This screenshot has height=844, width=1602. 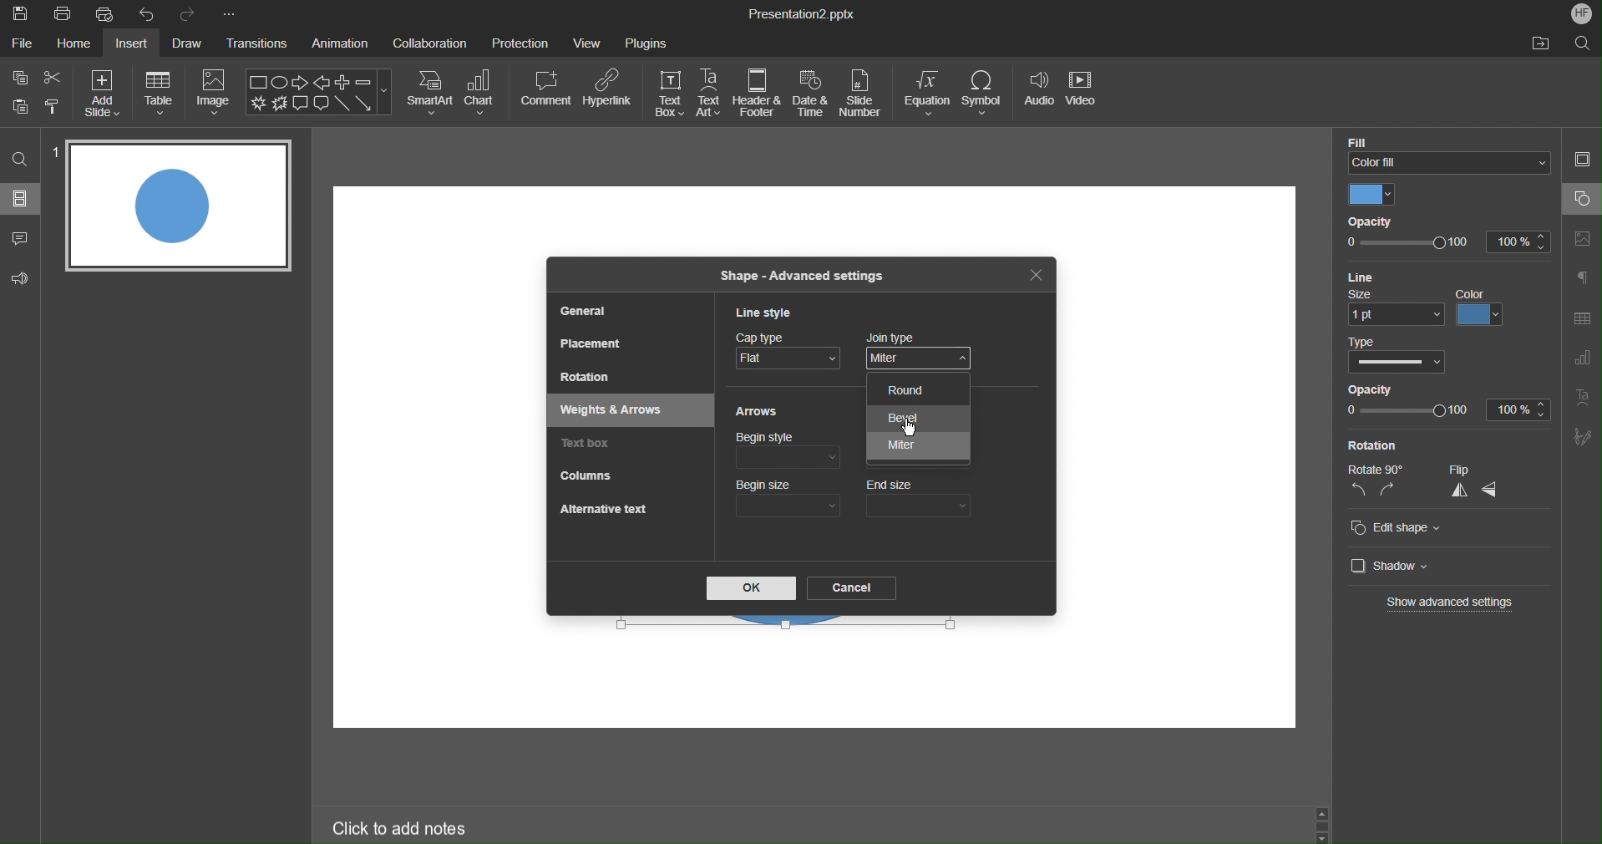 What do you see at coordinates (546, 88) in the screenshot?
I see `Comment` at bounding box center [546, 88].